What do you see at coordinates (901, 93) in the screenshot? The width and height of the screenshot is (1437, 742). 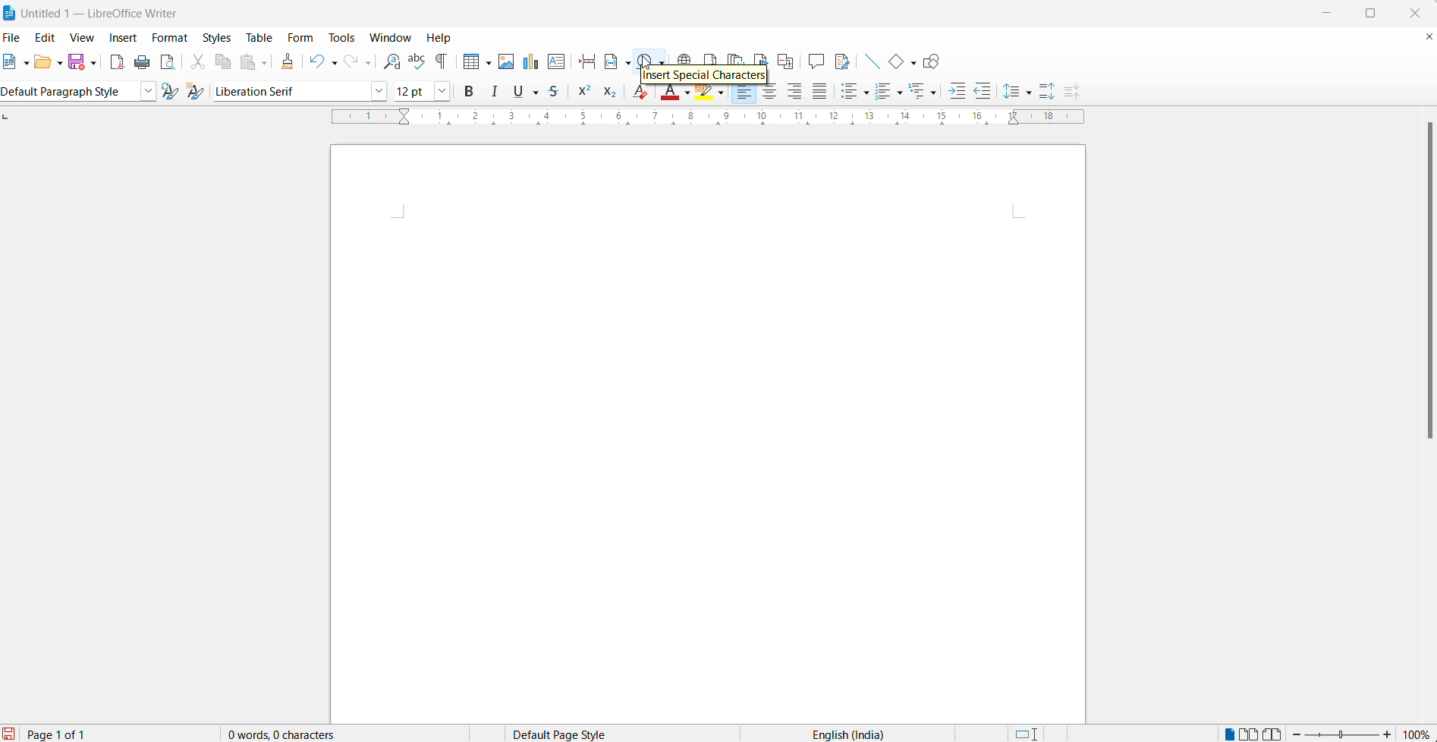 I see `toggle ordered list options` at bounding box center [901, 93].